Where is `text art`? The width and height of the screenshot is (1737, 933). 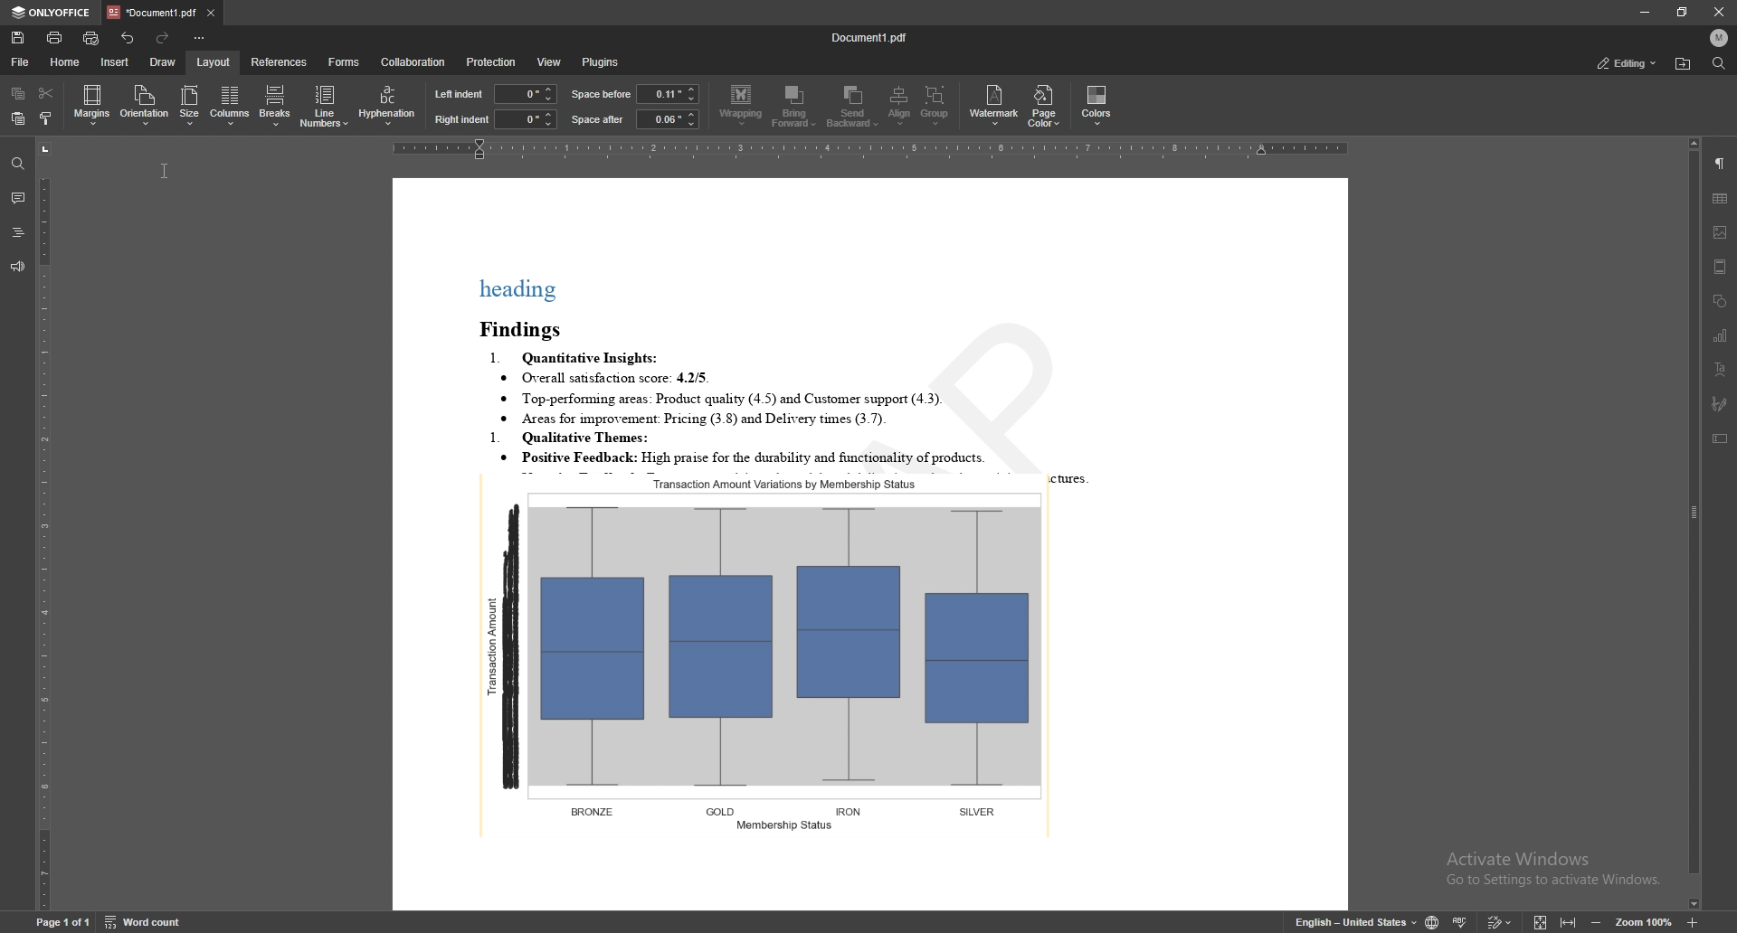 text art is located at coordinates (1722, 369).